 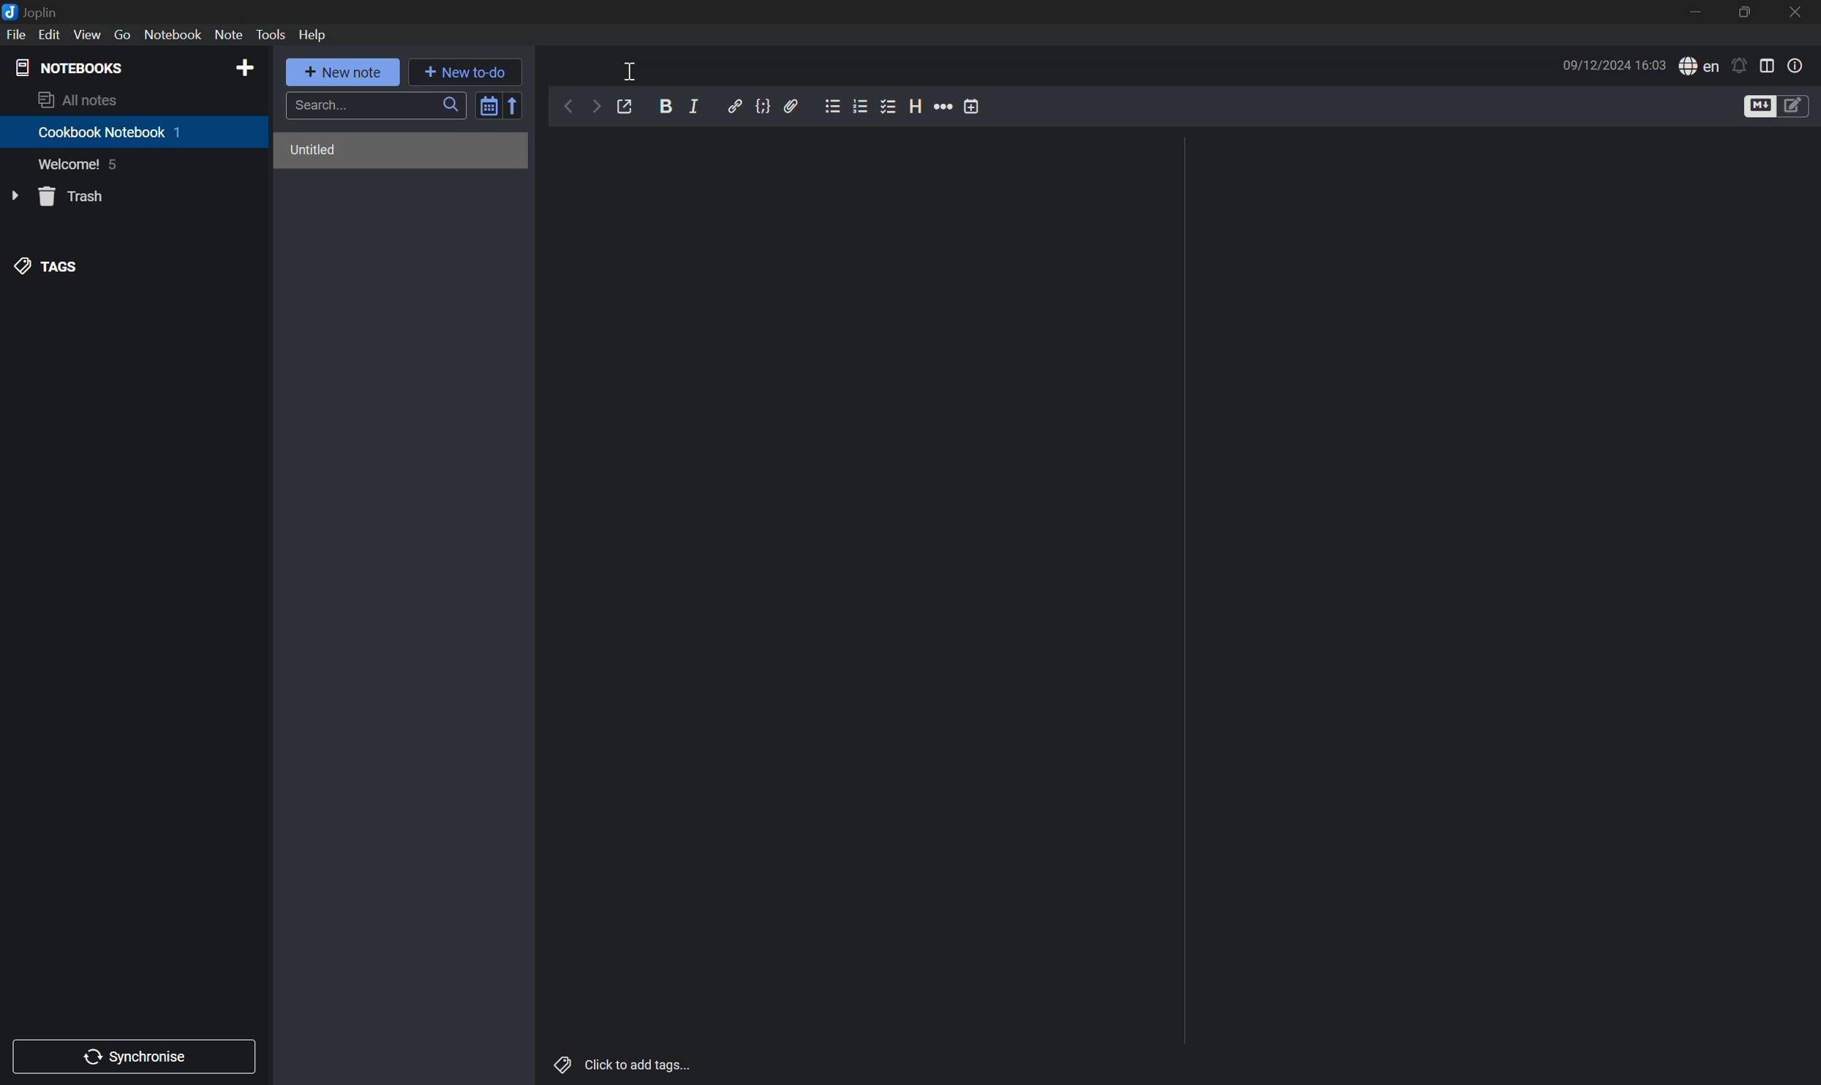 I want to click on Attach file, so click(x=793, y=107).